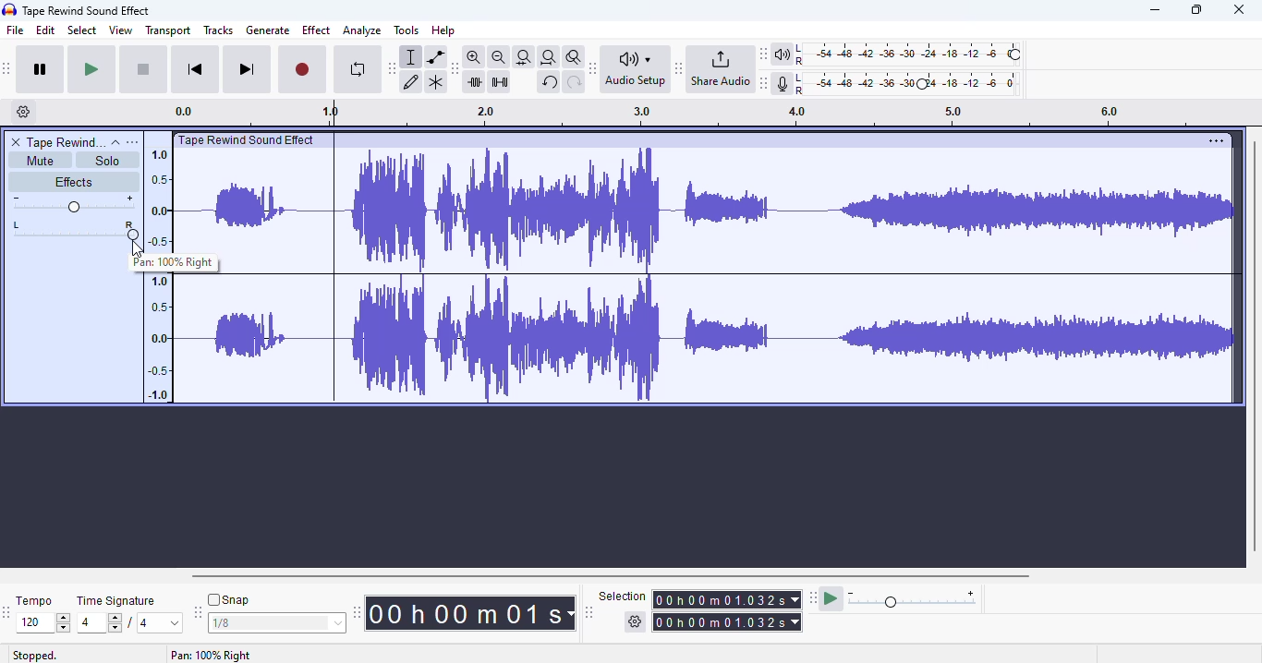  Describe the element at coordinates (157, 273) in the screenshot. I see `timeline` at that location.